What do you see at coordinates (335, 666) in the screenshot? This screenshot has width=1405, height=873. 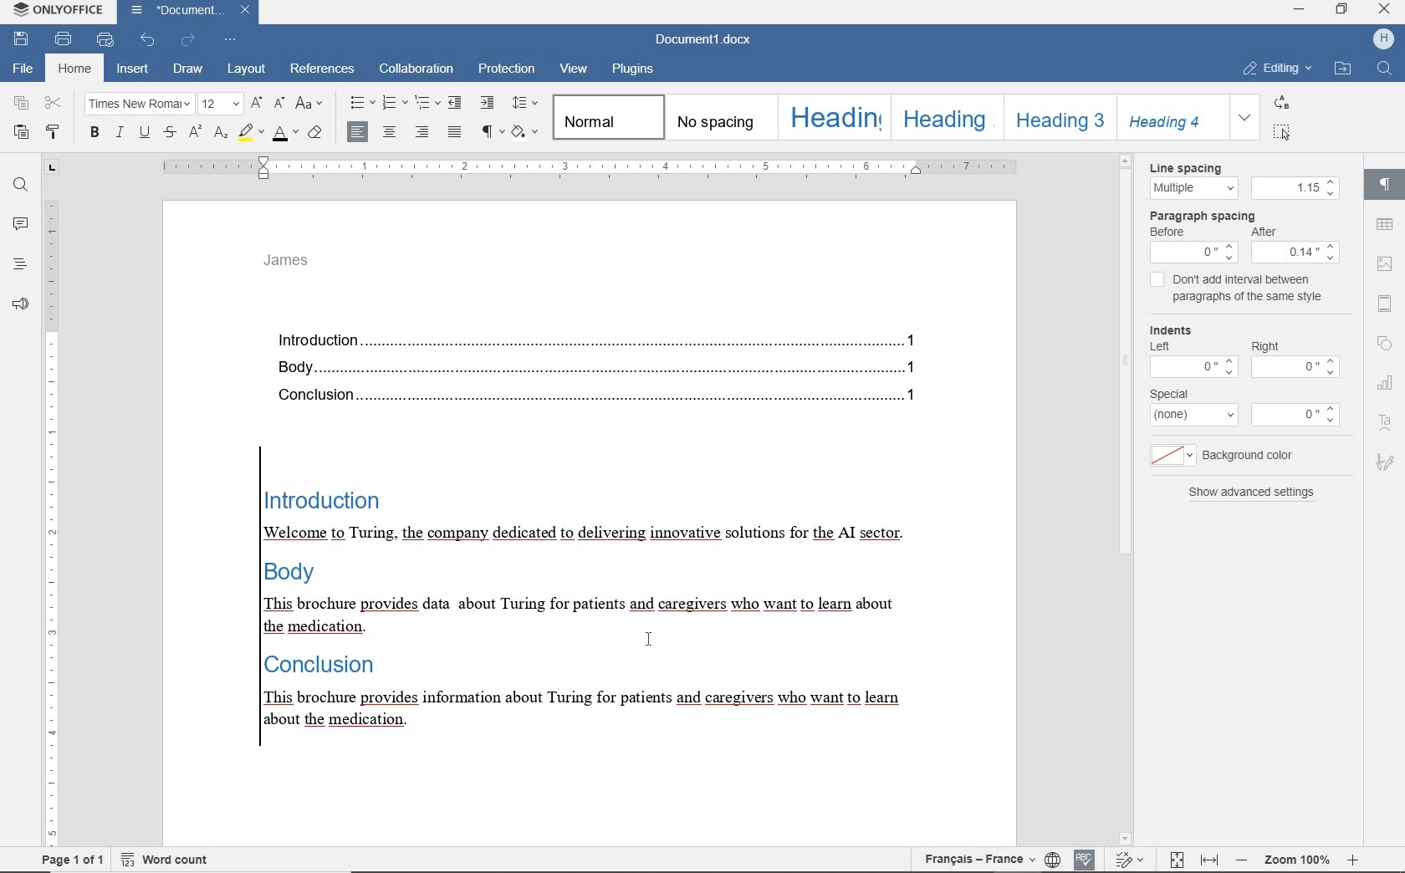 I see `Conclusion` at bounding box center [335, 666].